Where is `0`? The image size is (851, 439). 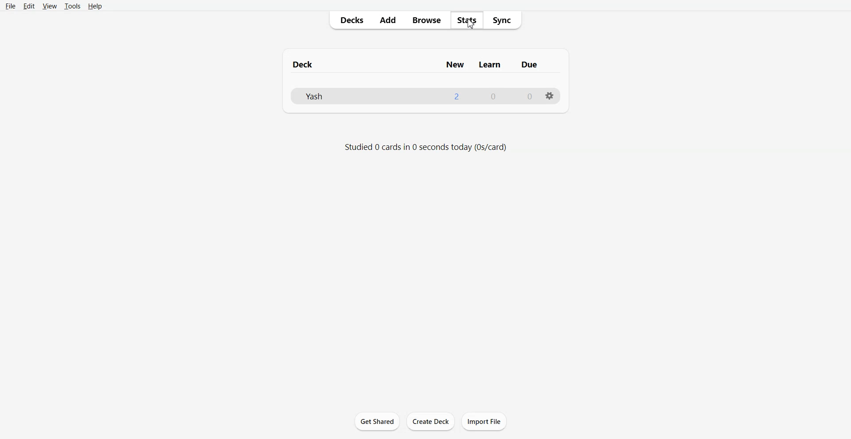 0 is located at coordinates (495, 95).